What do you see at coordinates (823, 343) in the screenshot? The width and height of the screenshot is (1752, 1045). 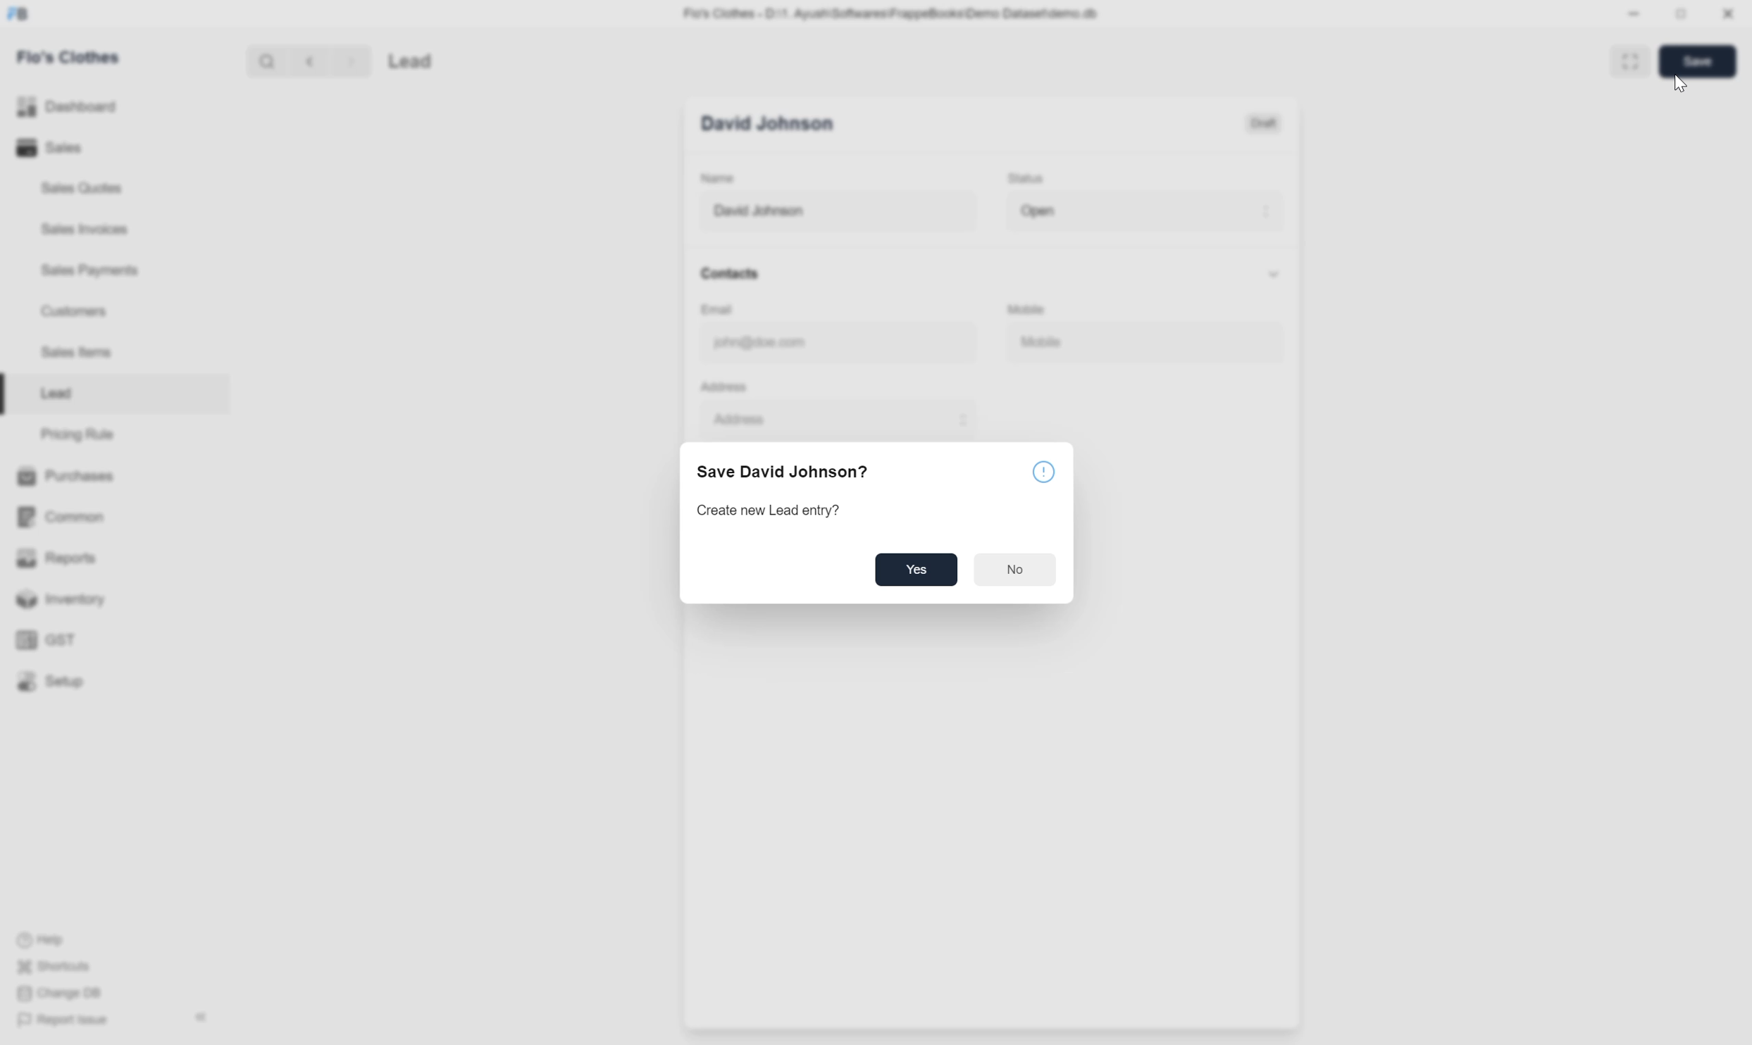 I see `john@doe.com` at bounding box center [823, 343].